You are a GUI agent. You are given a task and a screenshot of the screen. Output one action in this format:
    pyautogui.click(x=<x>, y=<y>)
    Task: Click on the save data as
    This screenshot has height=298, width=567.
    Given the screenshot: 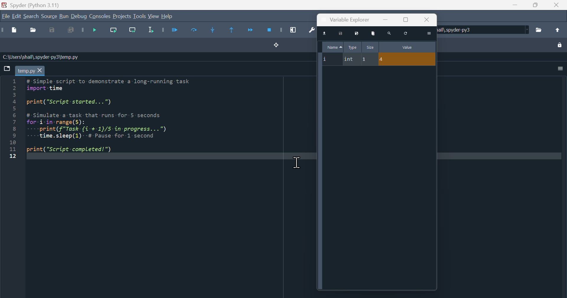 What is the action you would take?
    pyautogui.click(x=356, y=33)
    